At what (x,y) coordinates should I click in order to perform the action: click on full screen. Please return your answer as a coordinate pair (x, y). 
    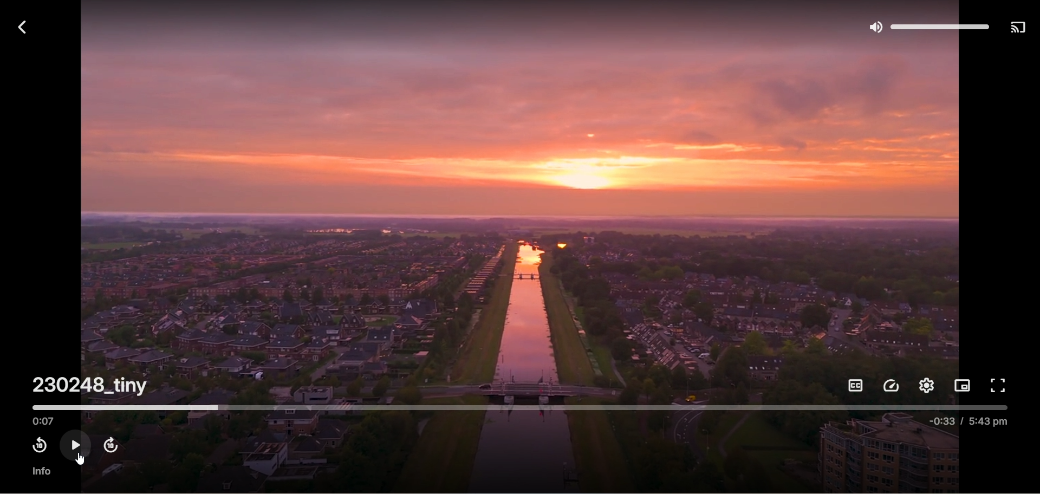
    Looking at the image, I should click on (999, 384).